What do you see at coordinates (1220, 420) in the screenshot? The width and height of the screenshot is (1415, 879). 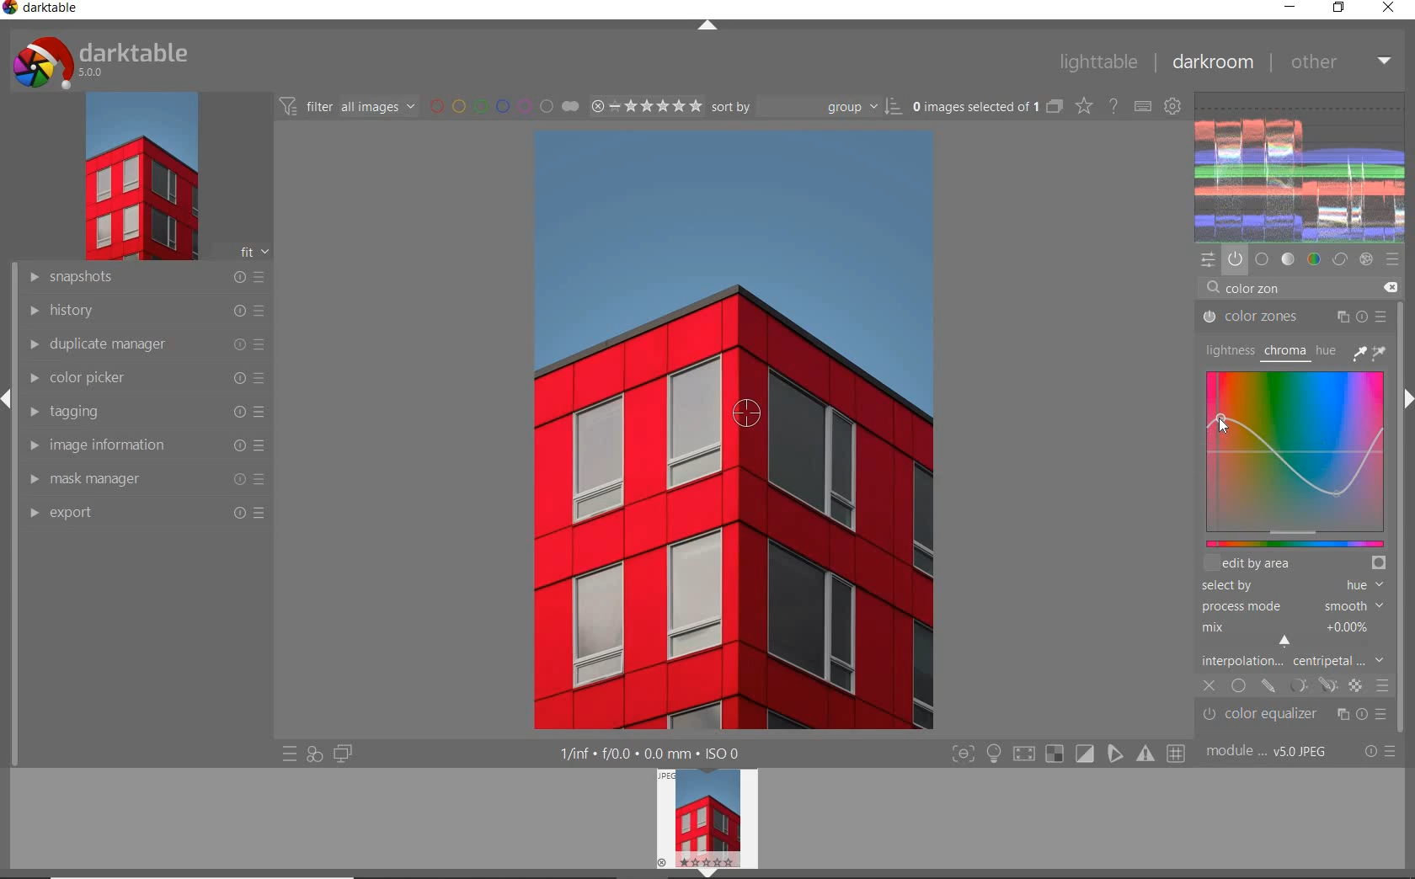 I see `CURSOR POSITION` at bounding box center [1220, 420].